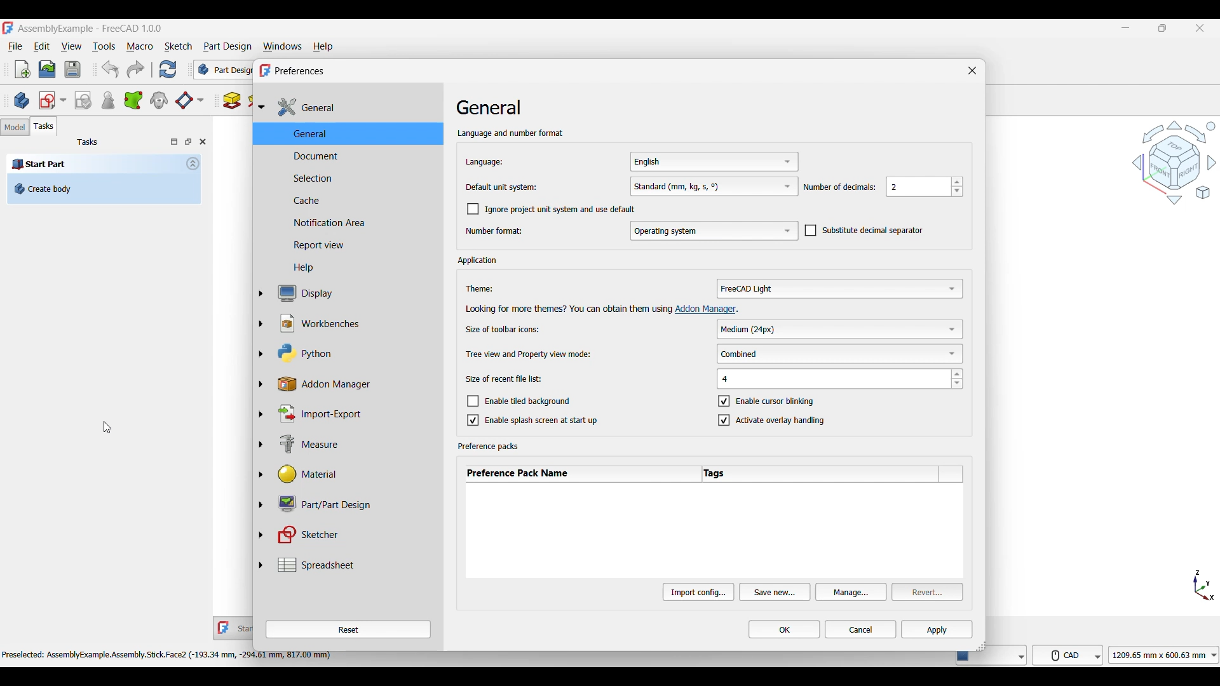 The image size is (1220, 686). Describe the element at coordinates (980, 646) in the screenshot. I see `Change window dimension` at that location.